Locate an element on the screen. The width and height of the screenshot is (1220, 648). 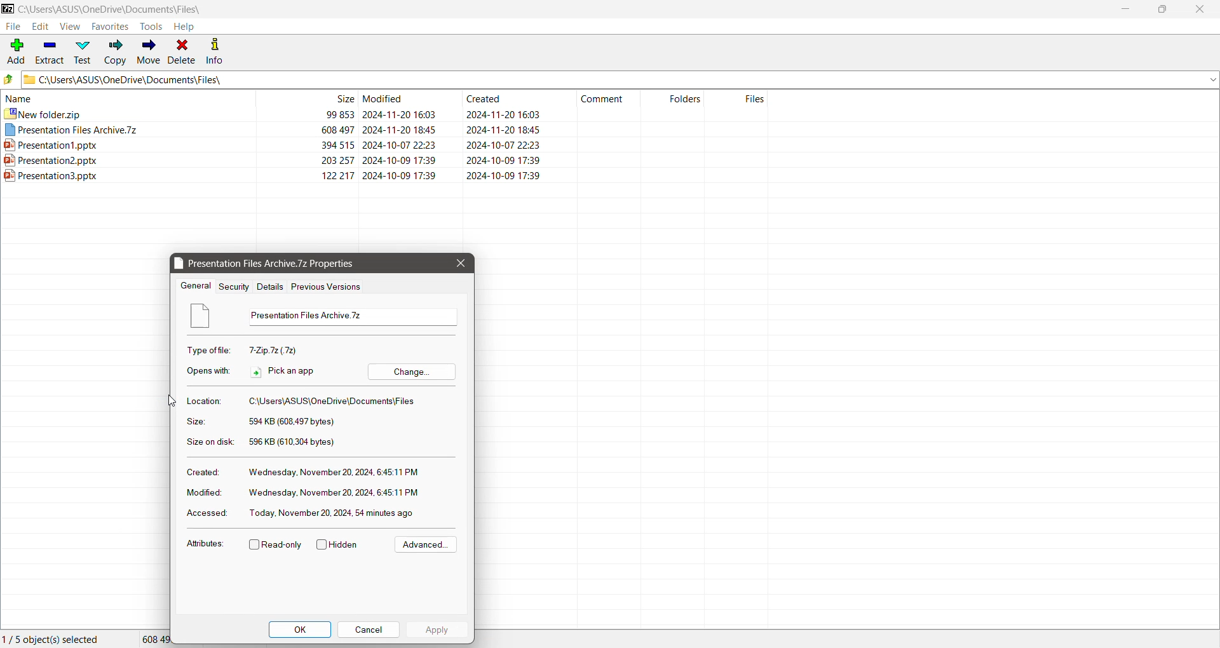
modified is located at coordinates (405, 98).